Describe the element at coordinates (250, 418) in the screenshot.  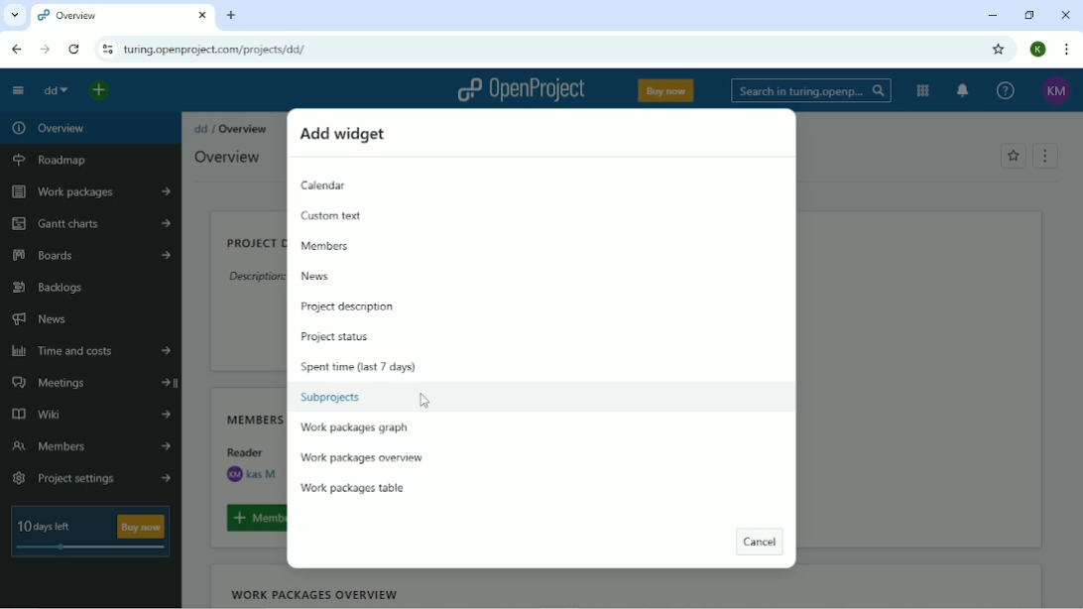
I see `Members` at that location.